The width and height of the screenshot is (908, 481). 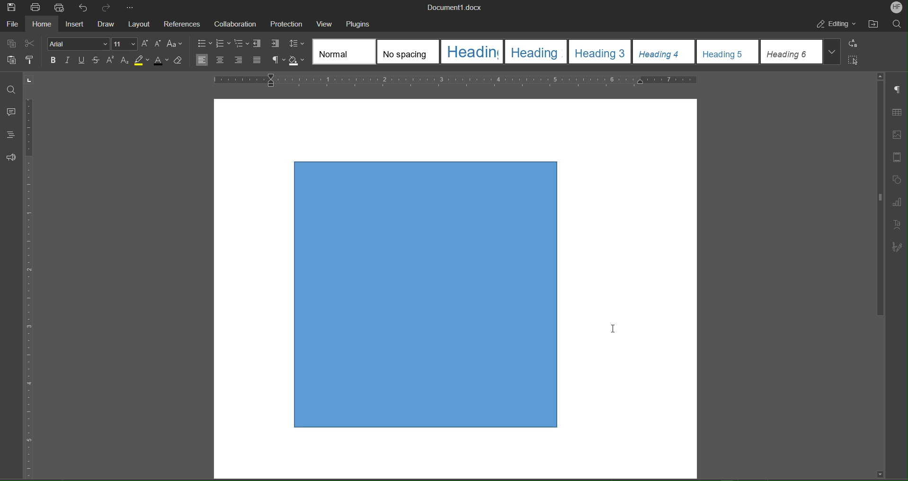 What do you see at coordinates (11, 158) in the screenshot?
I see `Feedback and Support` at bounding box center [11, 158].